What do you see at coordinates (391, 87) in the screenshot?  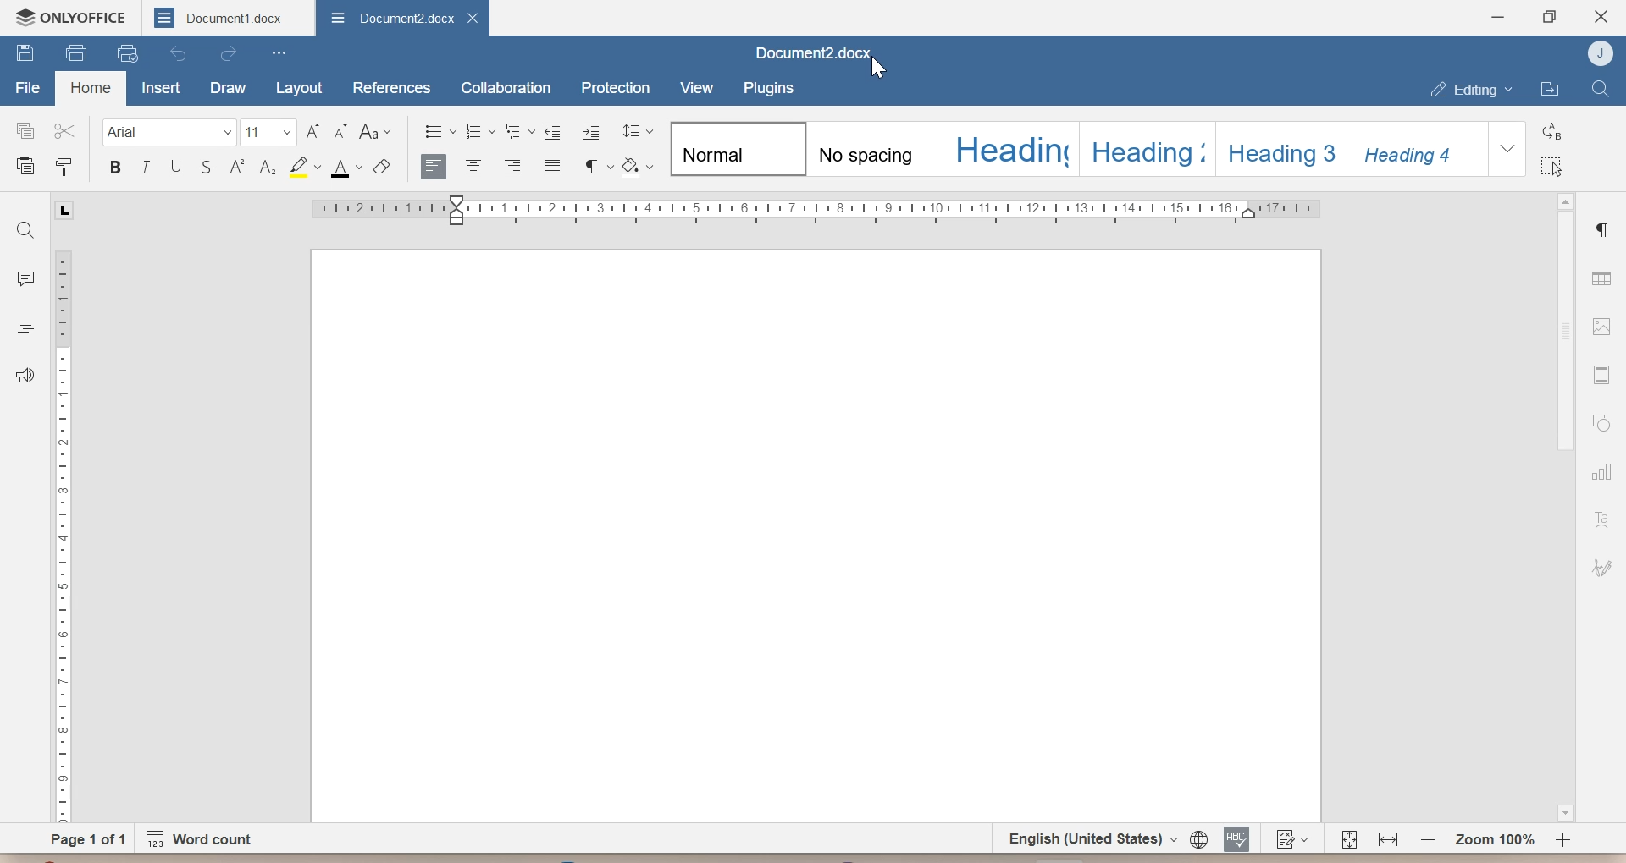 I see `References` at bounding box center [391, 87].